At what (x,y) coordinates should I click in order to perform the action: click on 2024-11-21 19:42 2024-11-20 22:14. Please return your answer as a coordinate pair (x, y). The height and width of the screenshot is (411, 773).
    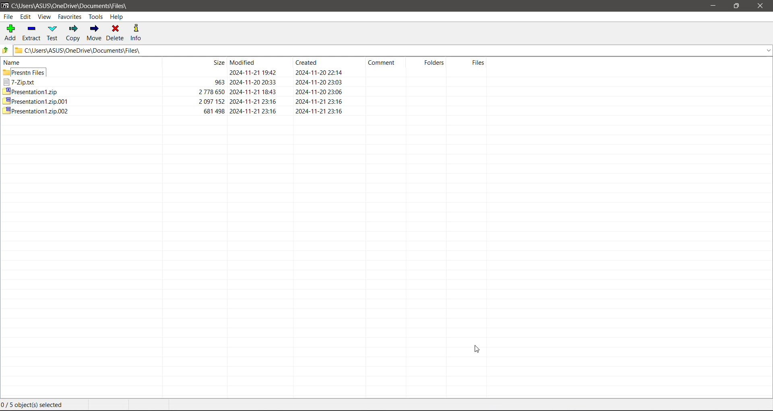
    Looking at the image, I should click on (279, 73).